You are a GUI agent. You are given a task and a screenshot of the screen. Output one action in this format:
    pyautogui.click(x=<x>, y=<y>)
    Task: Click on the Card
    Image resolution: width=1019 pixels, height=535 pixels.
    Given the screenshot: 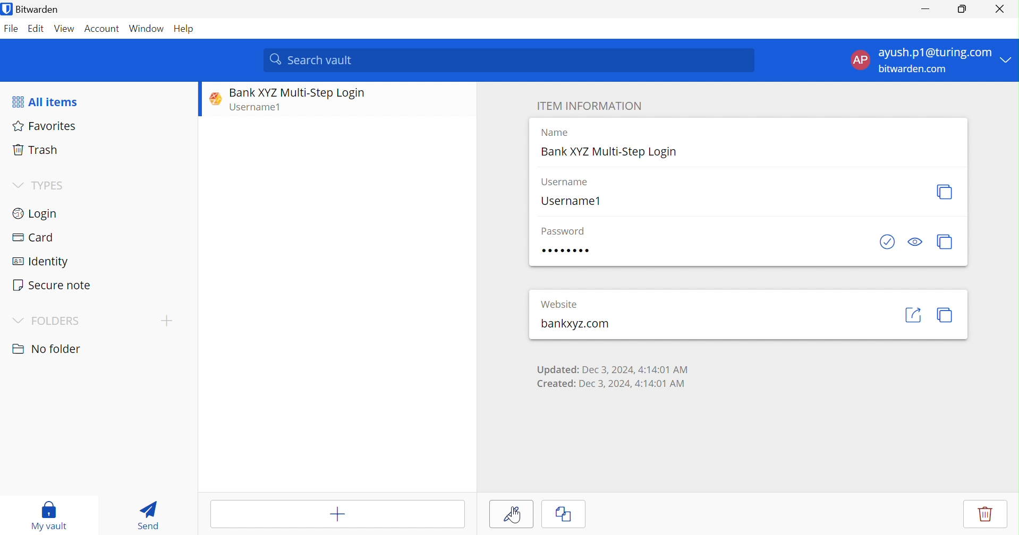 What is the action you would take?
    pyautogui.click(x=32, y=237)
    